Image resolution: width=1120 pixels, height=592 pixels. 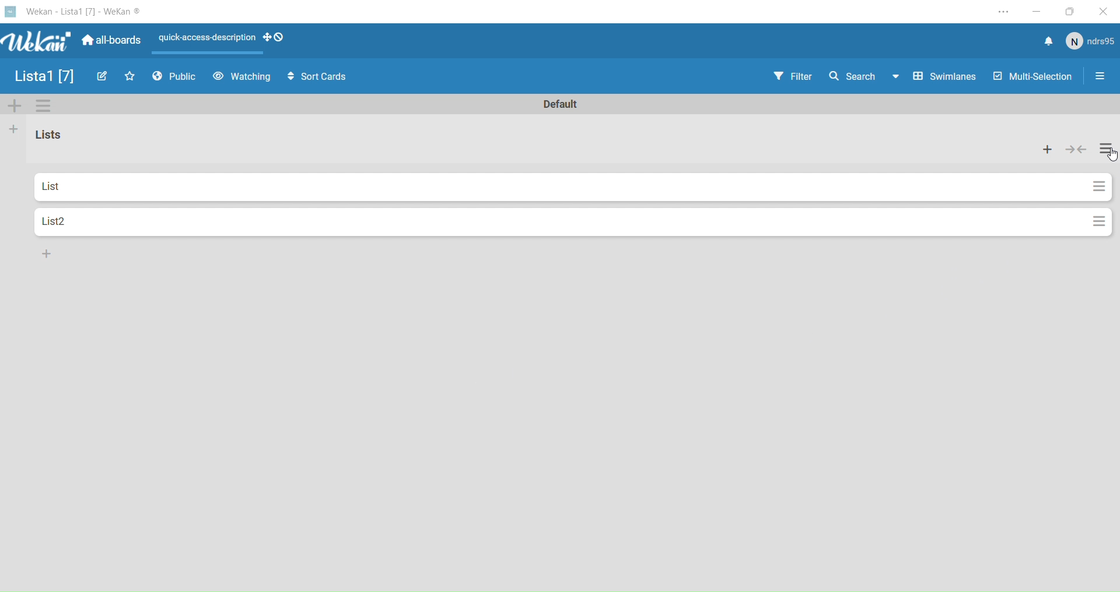 What do you see at coordinates (558, 188) in the screenshot?
I see `List` at bounding box center [558, 188].